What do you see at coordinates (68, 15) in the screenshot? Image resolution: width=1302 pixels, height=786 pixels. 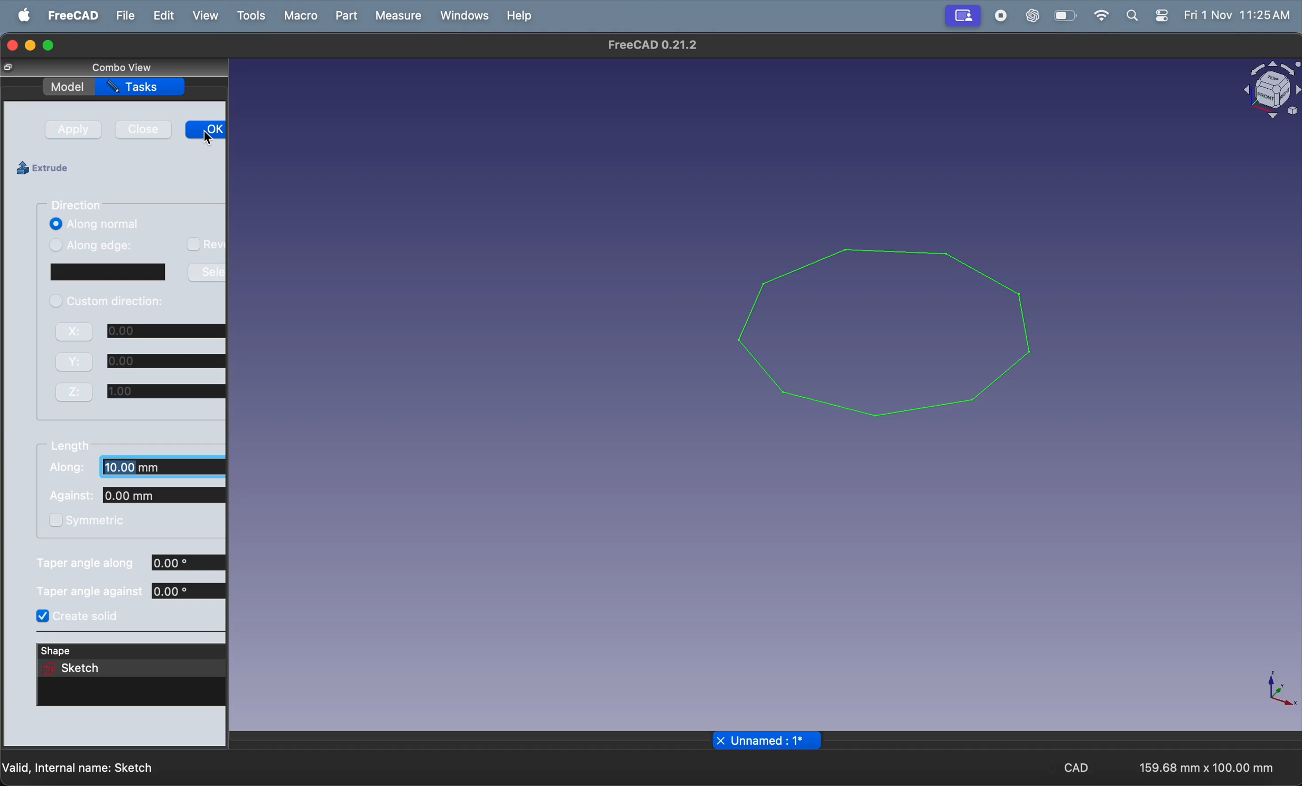 I see `free cad` at bounding box center [68, 15].